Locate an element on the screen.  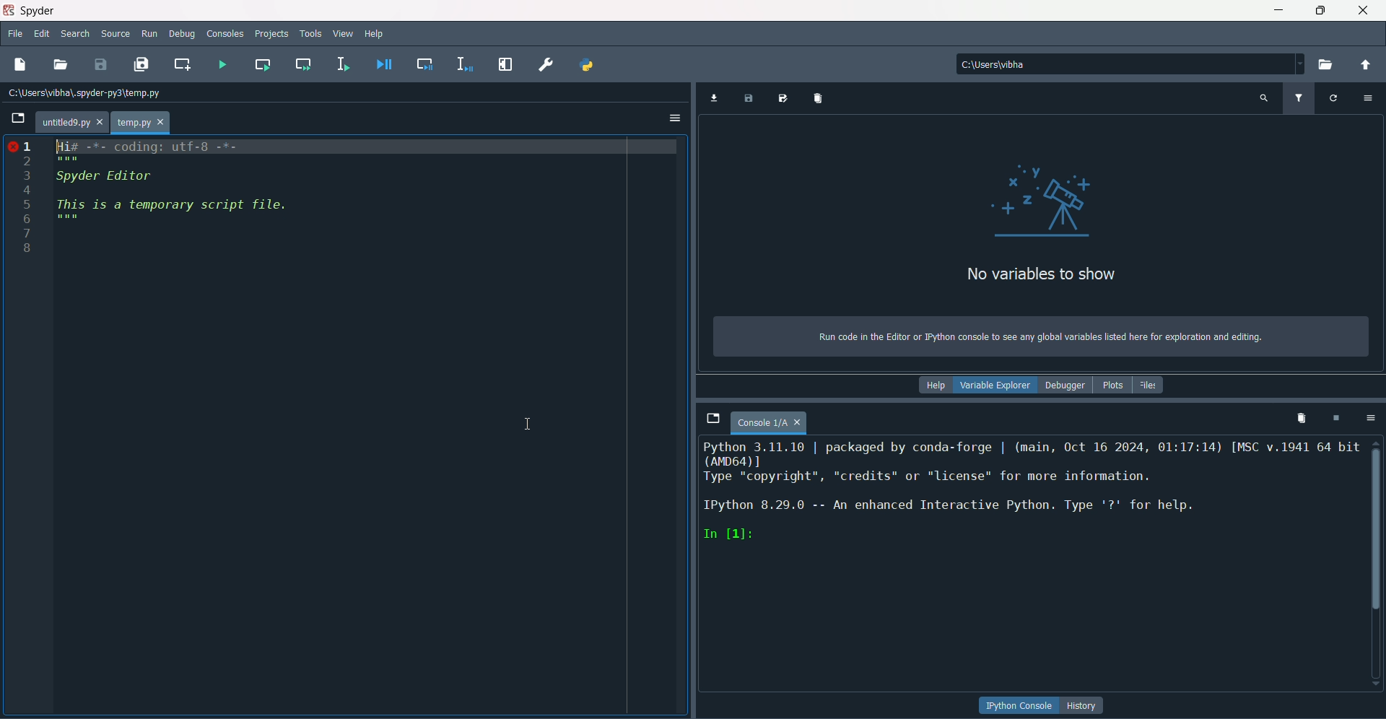
graphics is located at coordinates (1042, 199).